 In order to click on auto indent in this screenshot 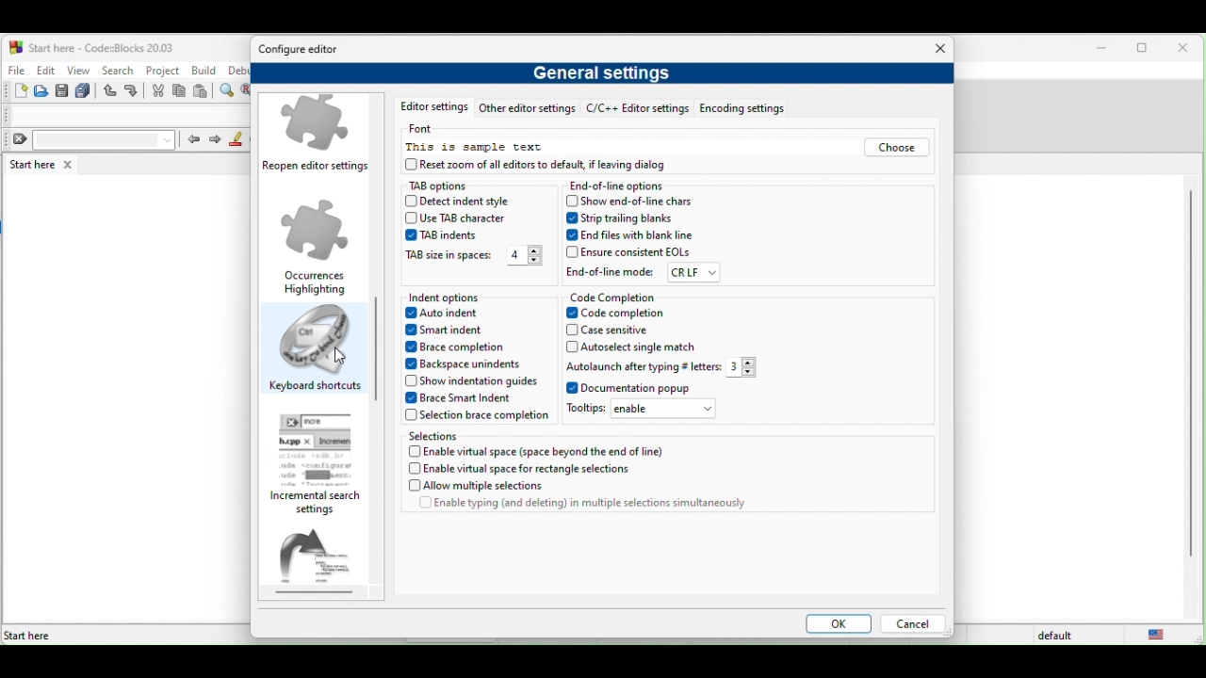, I will do `click(448, 315)`.